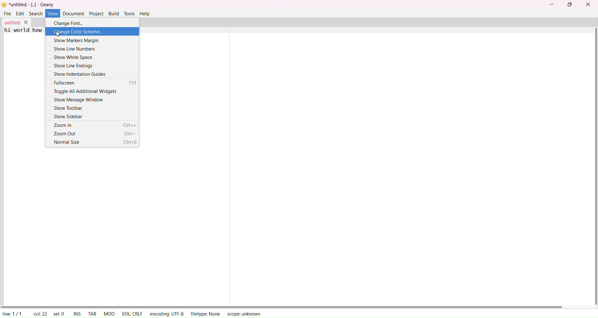 Image resolution: width=598 pixels, height=318 pixels. I want to click on vertical scroll bar, so click(593, 166).